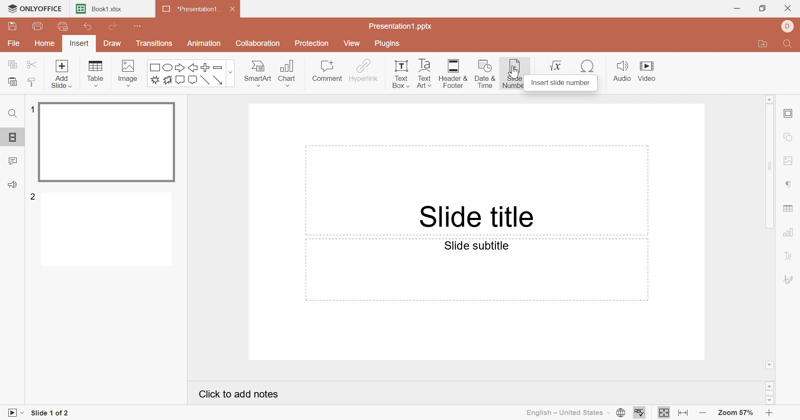 This screenshot has width=800, height=420. Describe the element at coordinates (567, 412) in the screenshot. I see `English - United States` at that location.